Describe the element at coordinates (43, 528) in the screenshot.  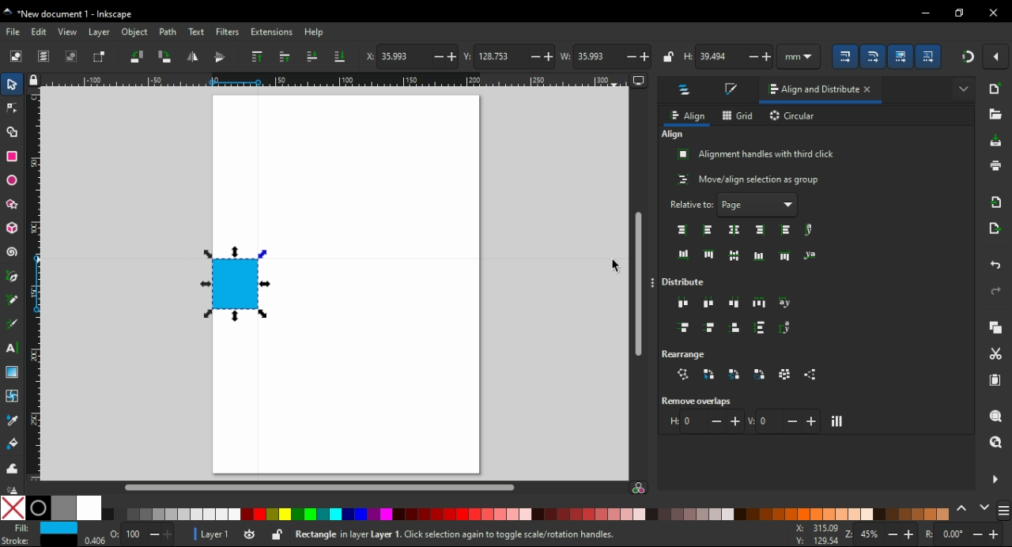
I see `fill color` at that location.